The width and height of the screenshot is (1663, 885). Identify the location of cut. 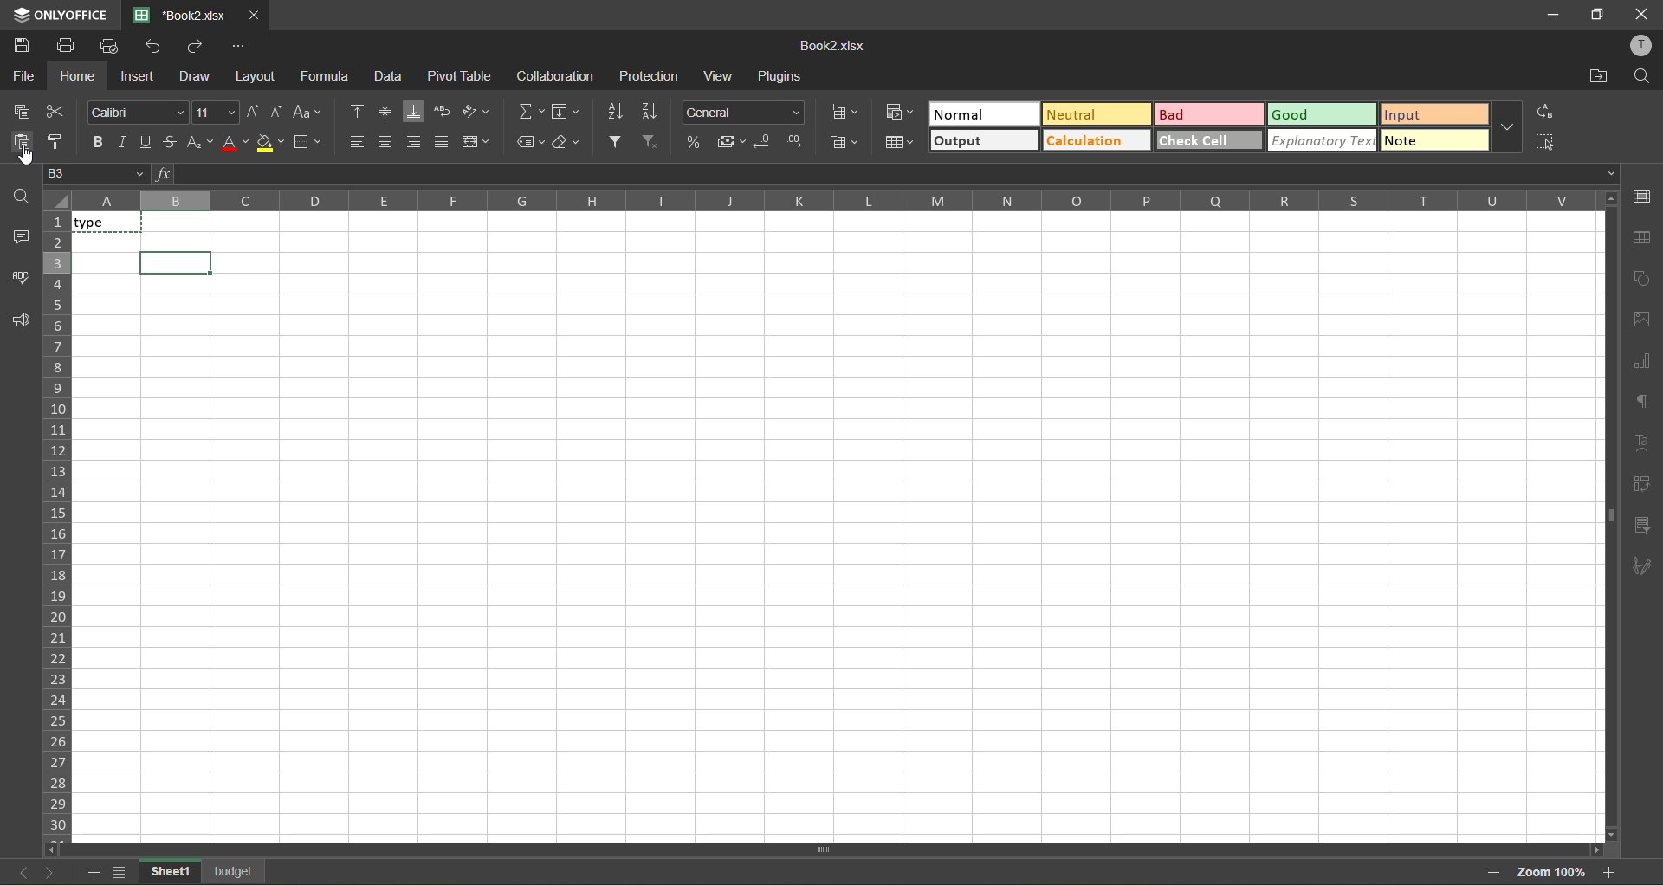
(58, 110).